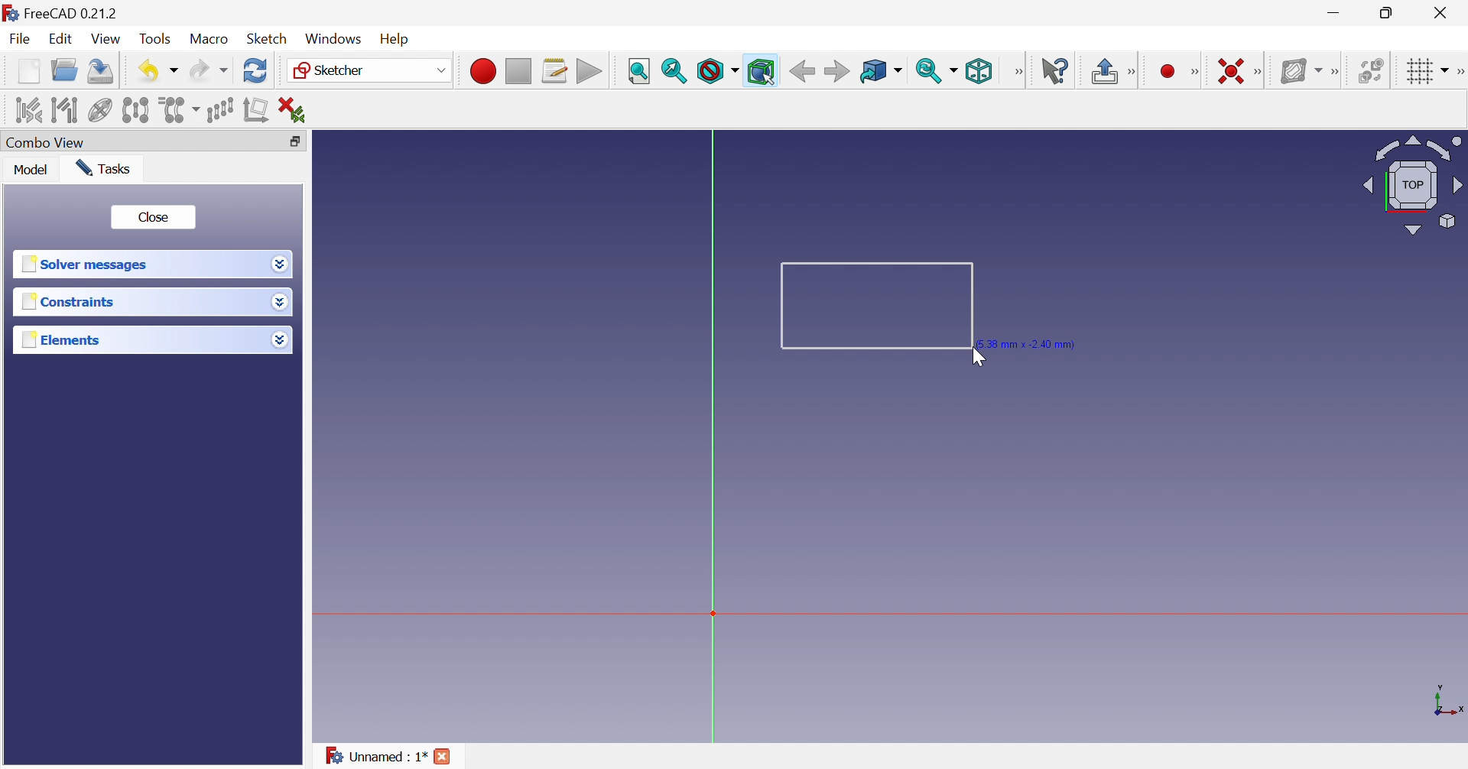 The height and width of the screenshot is (769, 1468). Describe the element at coordinates (65, 109) in the screenshot. I see `Select associated geometry` at that location.